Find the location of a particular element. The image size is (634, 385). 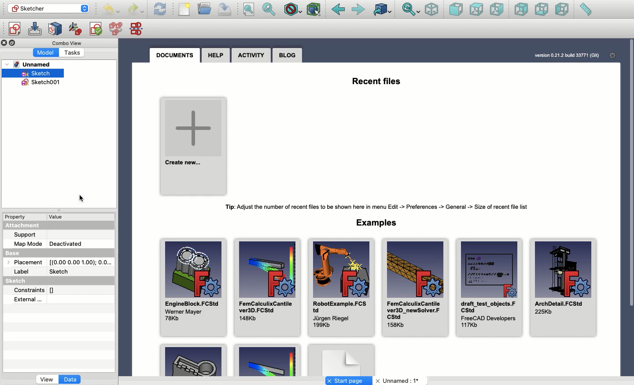

Unnamed is located at coordinates (399, 381).